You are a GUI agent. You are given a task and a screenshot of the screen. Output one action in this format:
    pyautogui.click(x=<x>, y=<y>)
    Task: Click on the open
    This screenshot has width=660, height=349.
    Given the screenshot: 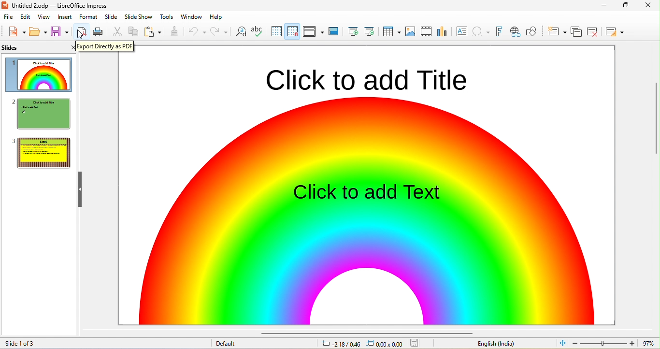 What is the action you would take?
    pyautogui.click(x=38, y=31)
    